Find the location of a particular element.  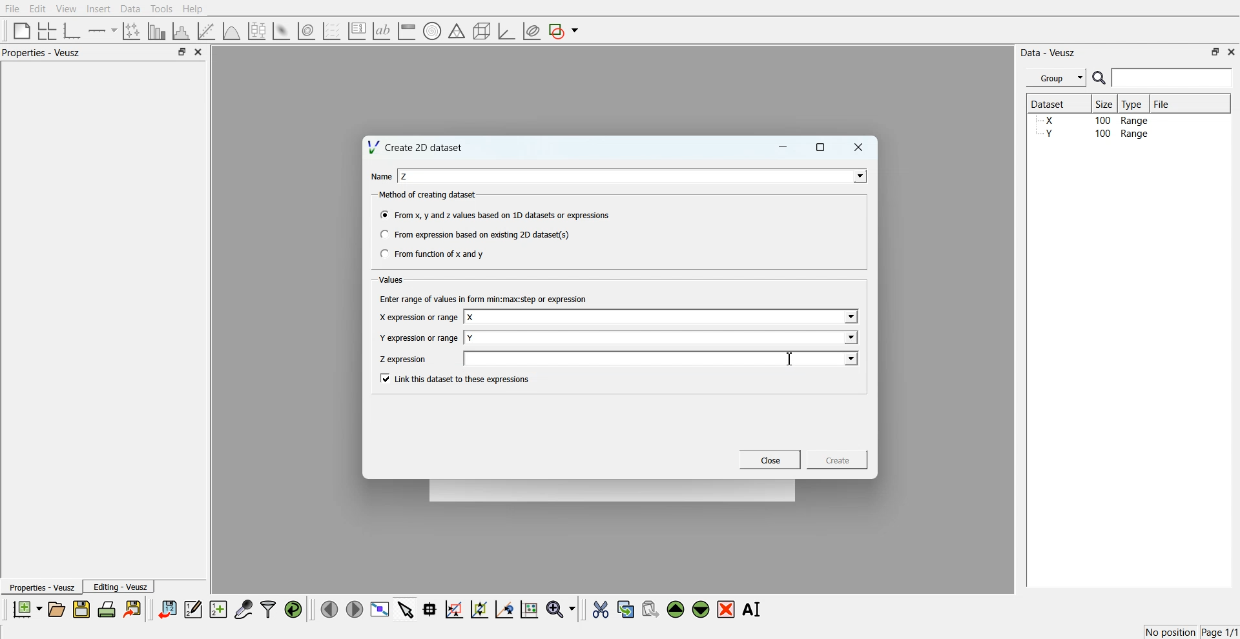

|  (& Fromx, y and z values based on 1D datasets or expressions is located at coordinates (496, 214).